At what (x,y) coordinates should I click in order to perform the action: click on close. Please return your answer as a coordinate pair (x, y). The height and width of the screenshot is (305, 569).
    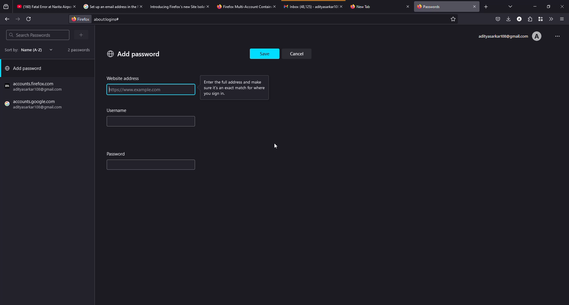
    Looking at the image, I should click on (408, 6).